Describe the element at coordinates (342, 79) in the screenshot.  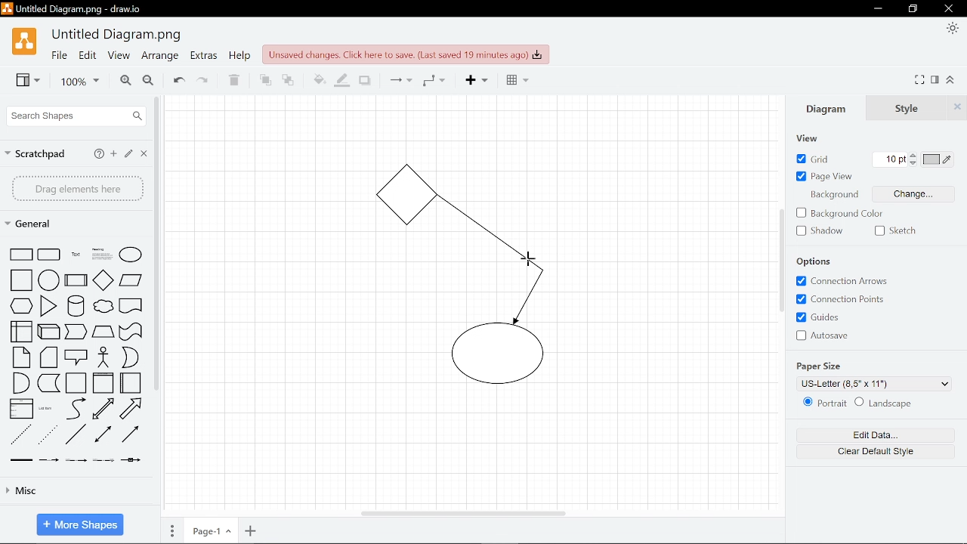
I see `Fill color` at that location.